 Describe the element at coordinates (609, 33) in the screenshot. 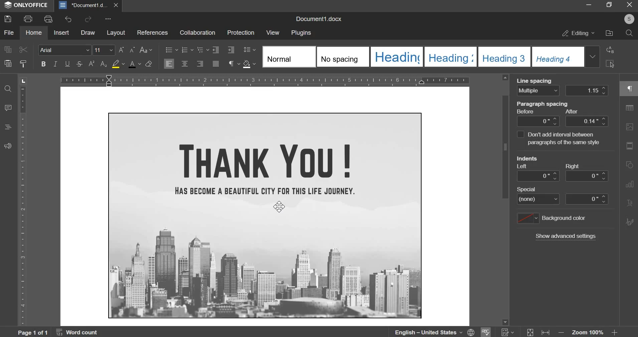

I see `file location` at that location.